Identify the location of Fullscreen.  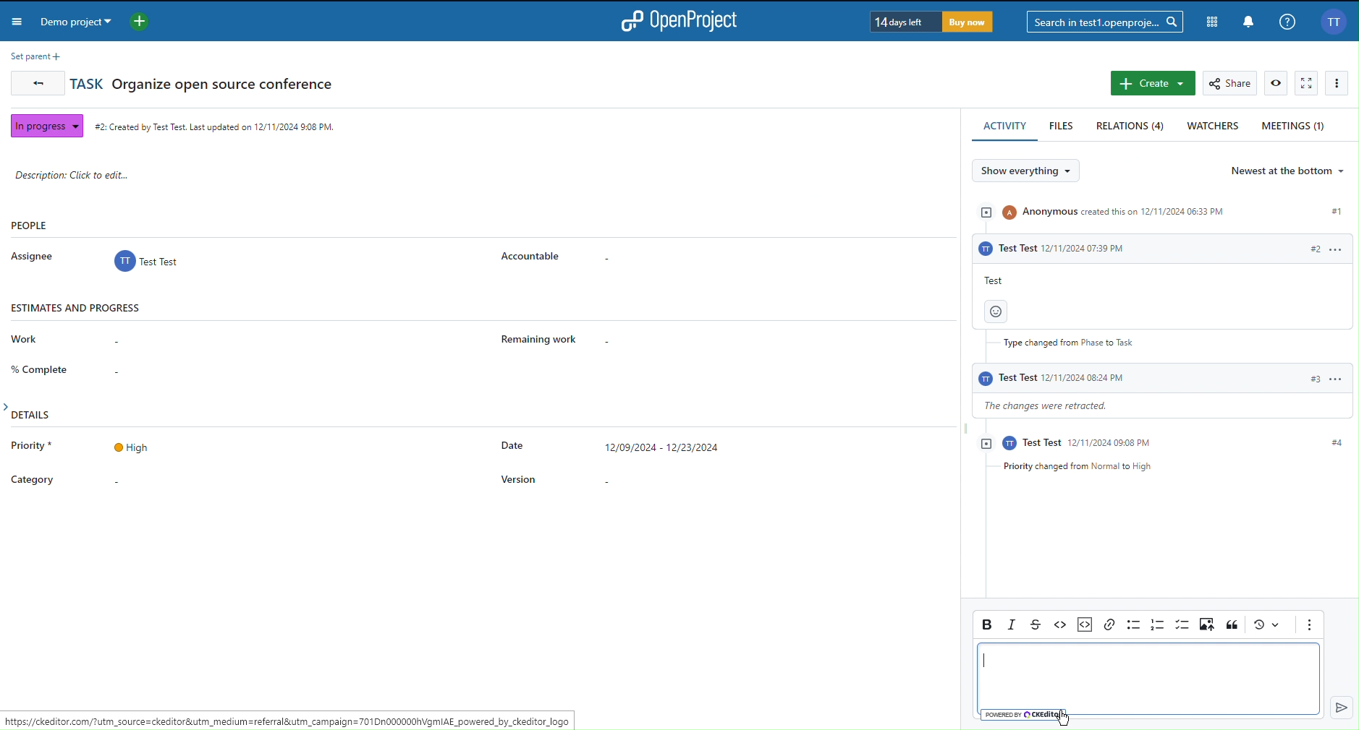
(1307, 84).